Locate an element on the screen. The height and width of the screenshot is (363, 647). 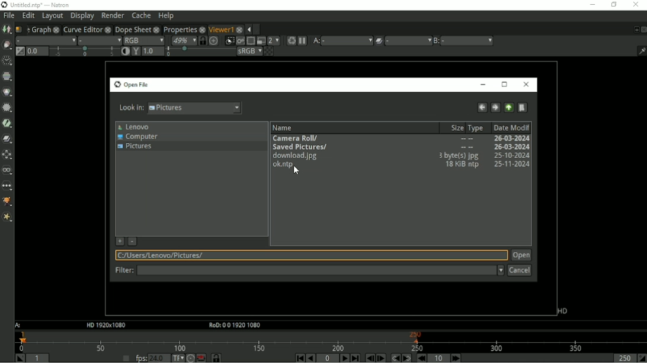
selection bar is located at coordinates (84, 52).